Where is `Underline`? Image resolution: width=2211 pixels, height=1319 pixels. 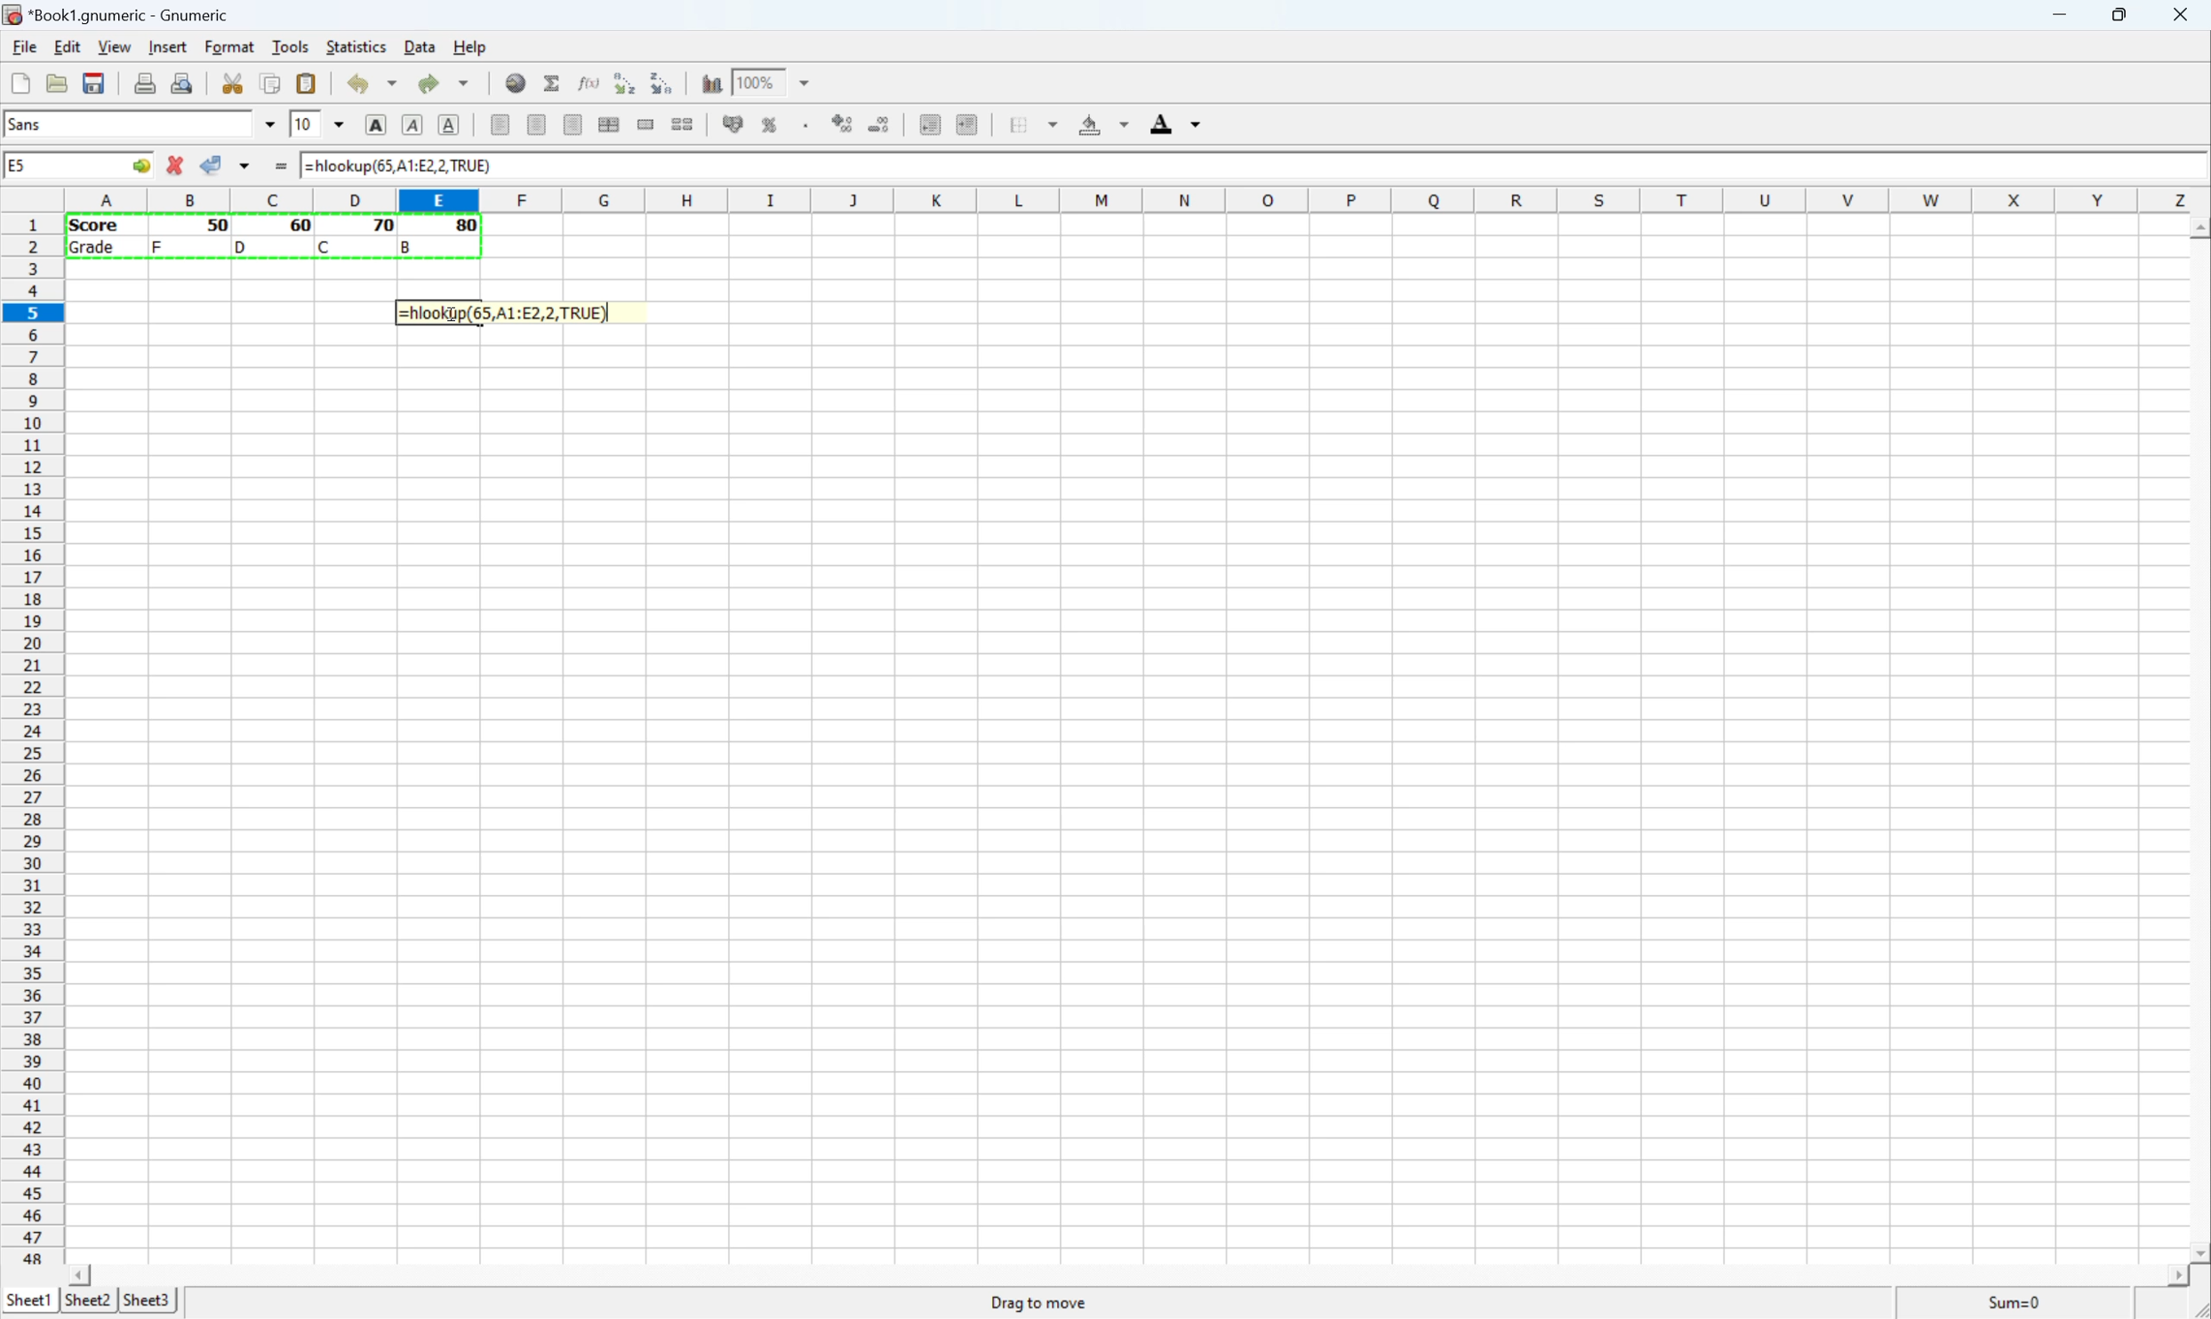 Underline is located at coordinates (446, 125).